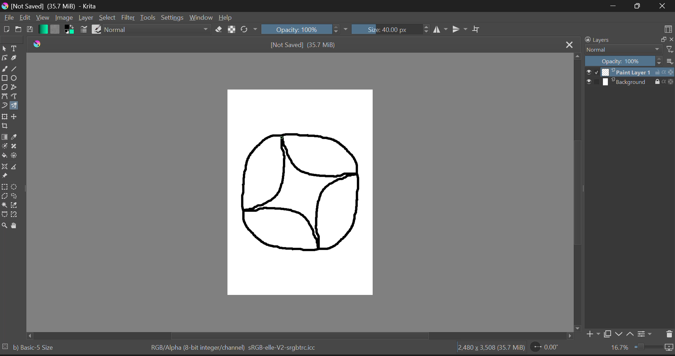 The width and height of the screenshot is (675, 356). Describe the element at coordinates (301, 196) in the screenshot. I see `Mandala Design` at that location.